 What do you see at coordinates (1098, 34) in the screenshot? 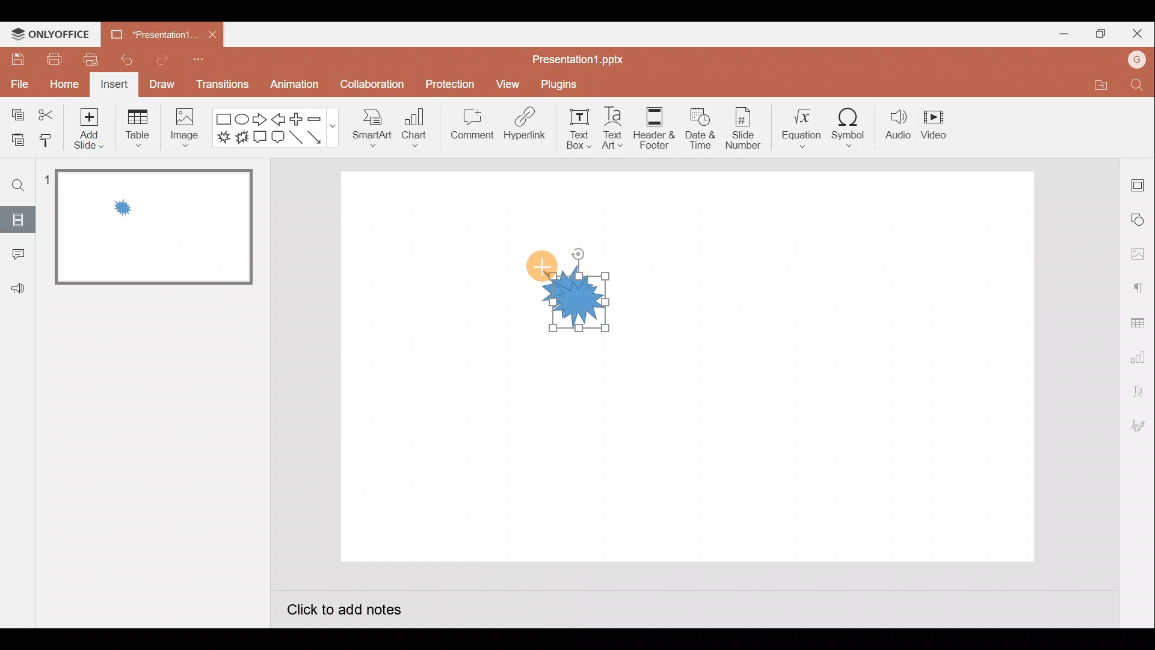
I see `Maximize` at bounding box center [1098, 34].